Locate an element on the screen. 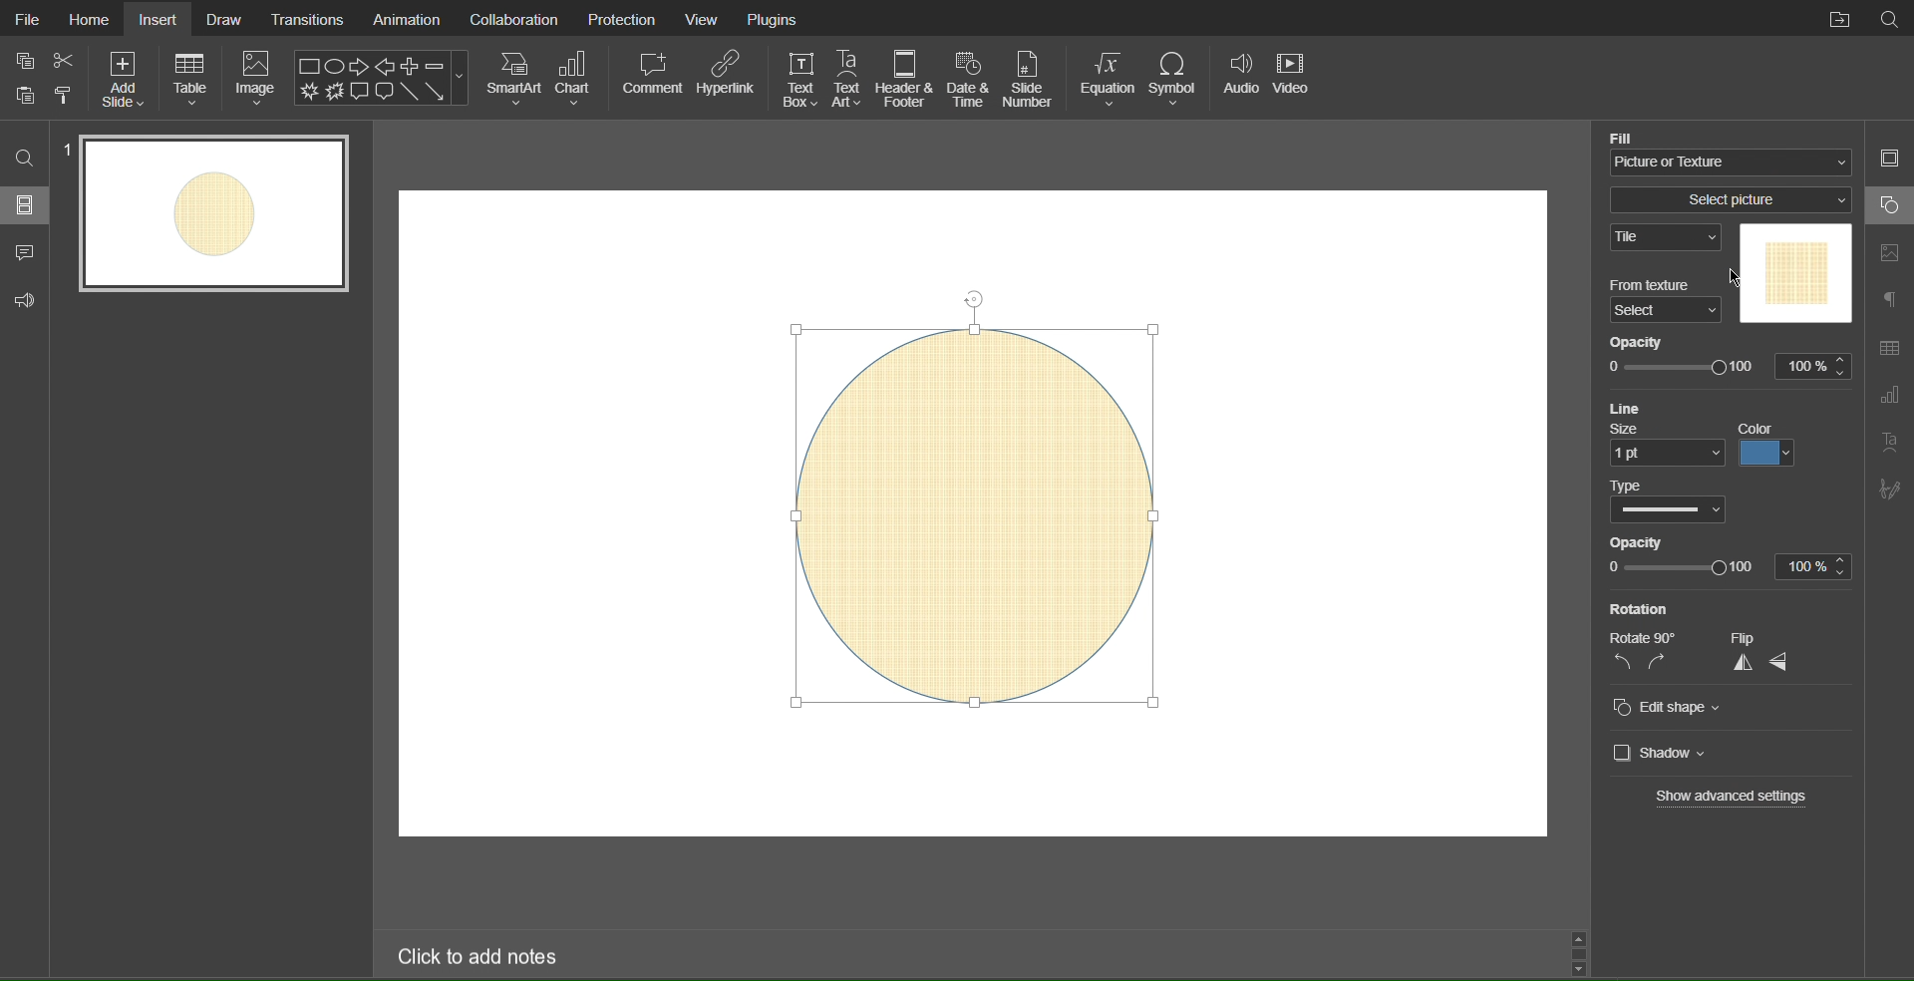 The height and width of the screenshot is (981, 1914). opacity slider is located at coordinates (1684, 366).